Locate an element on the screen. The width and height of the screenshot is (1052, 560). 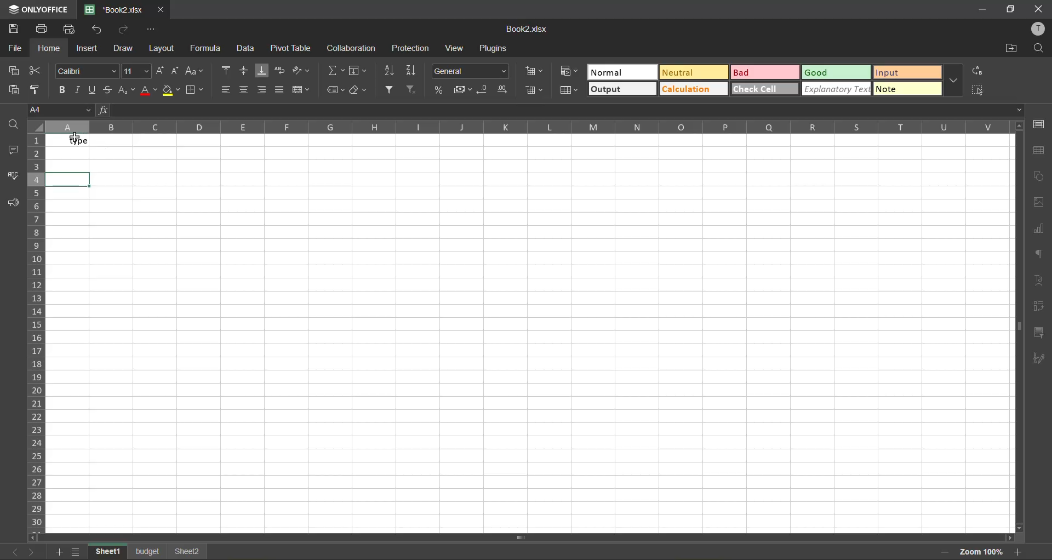
input is located at coordinates (904, 73).